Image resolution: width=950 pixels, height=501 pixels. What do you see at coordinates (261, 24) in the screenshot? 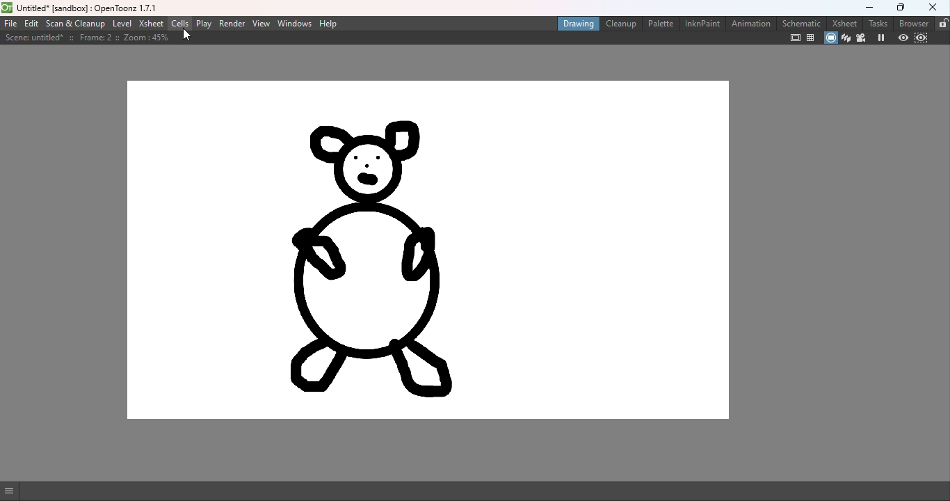
I see `View` at bounding box center [261, 24].